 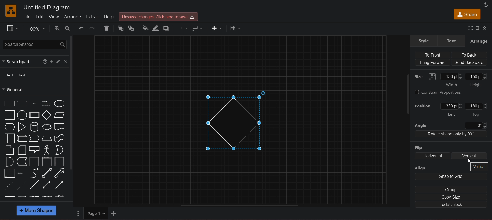 I want to click on and, so click(x=8, y=161).